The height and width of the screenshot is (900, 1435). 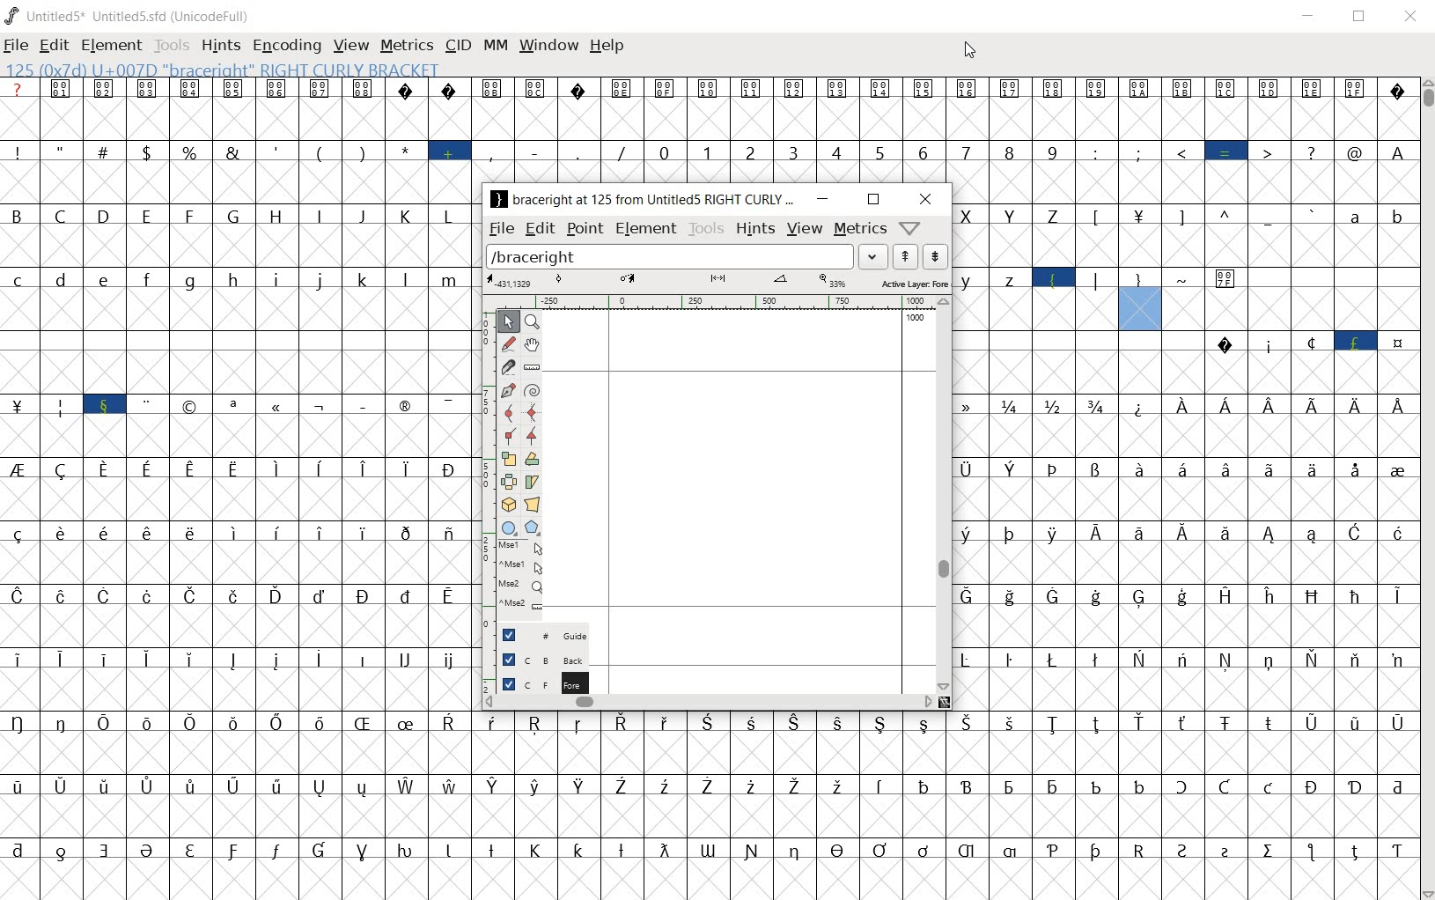 I want to click on measure a distance, angle between points, so click(x=533, y=368).